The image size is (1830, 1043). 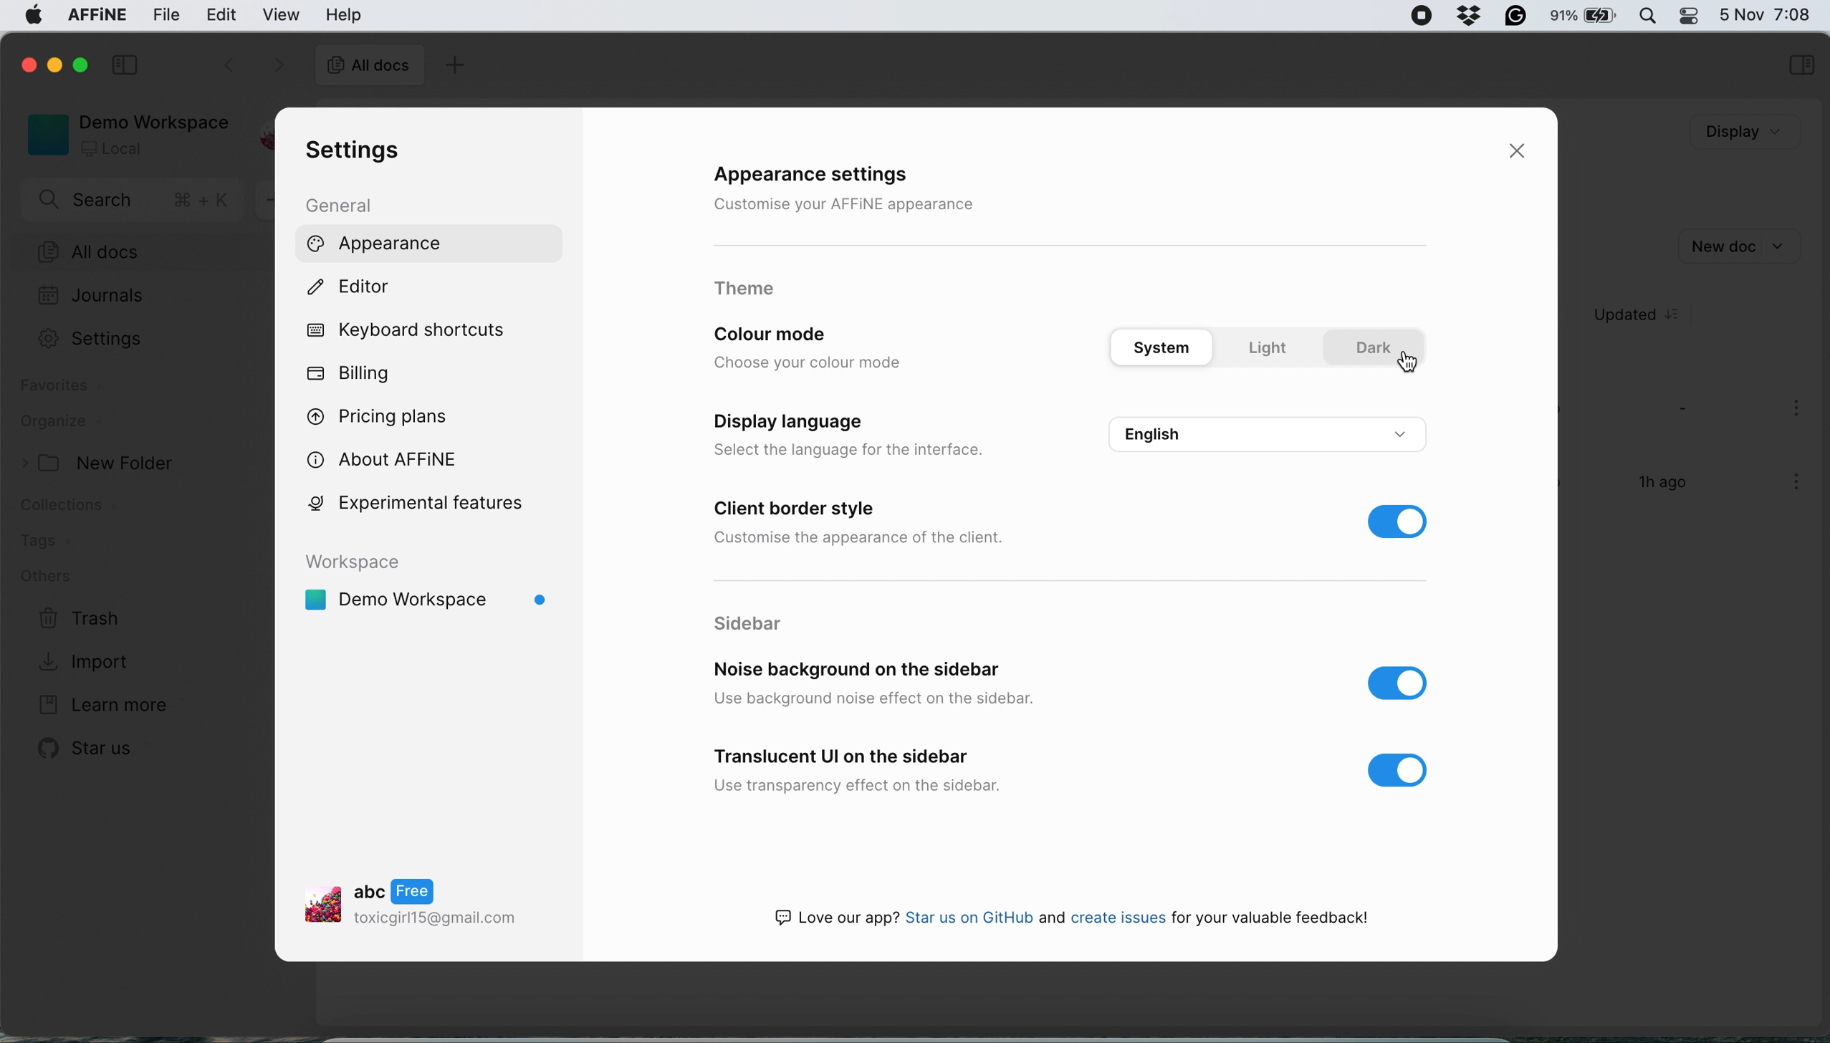 I want to click on display language, so click(x=803, y=421).